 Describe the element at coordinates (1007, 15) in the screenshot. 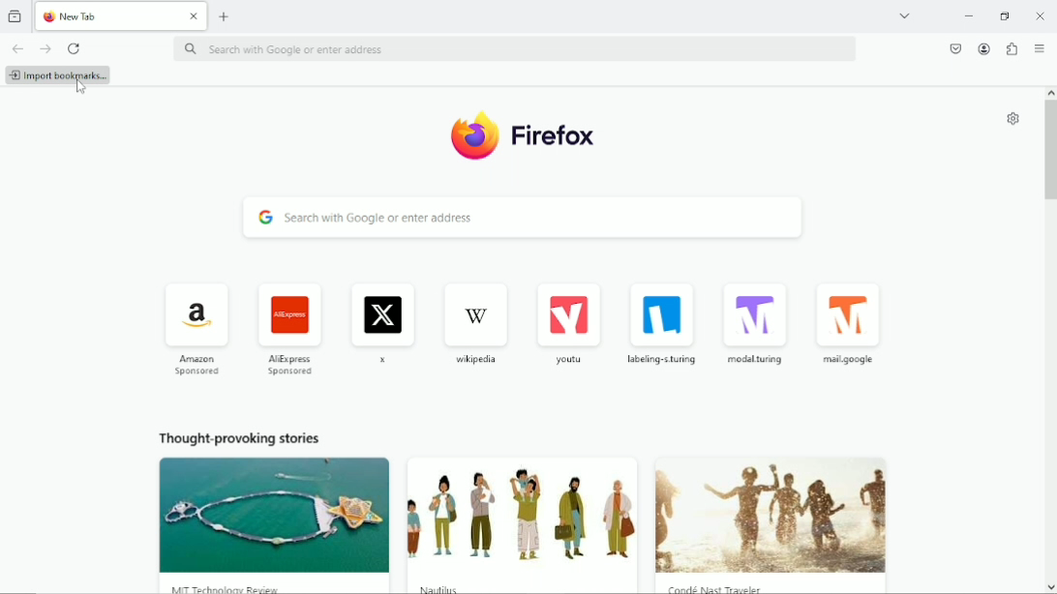

I see `Restore down` at that location.